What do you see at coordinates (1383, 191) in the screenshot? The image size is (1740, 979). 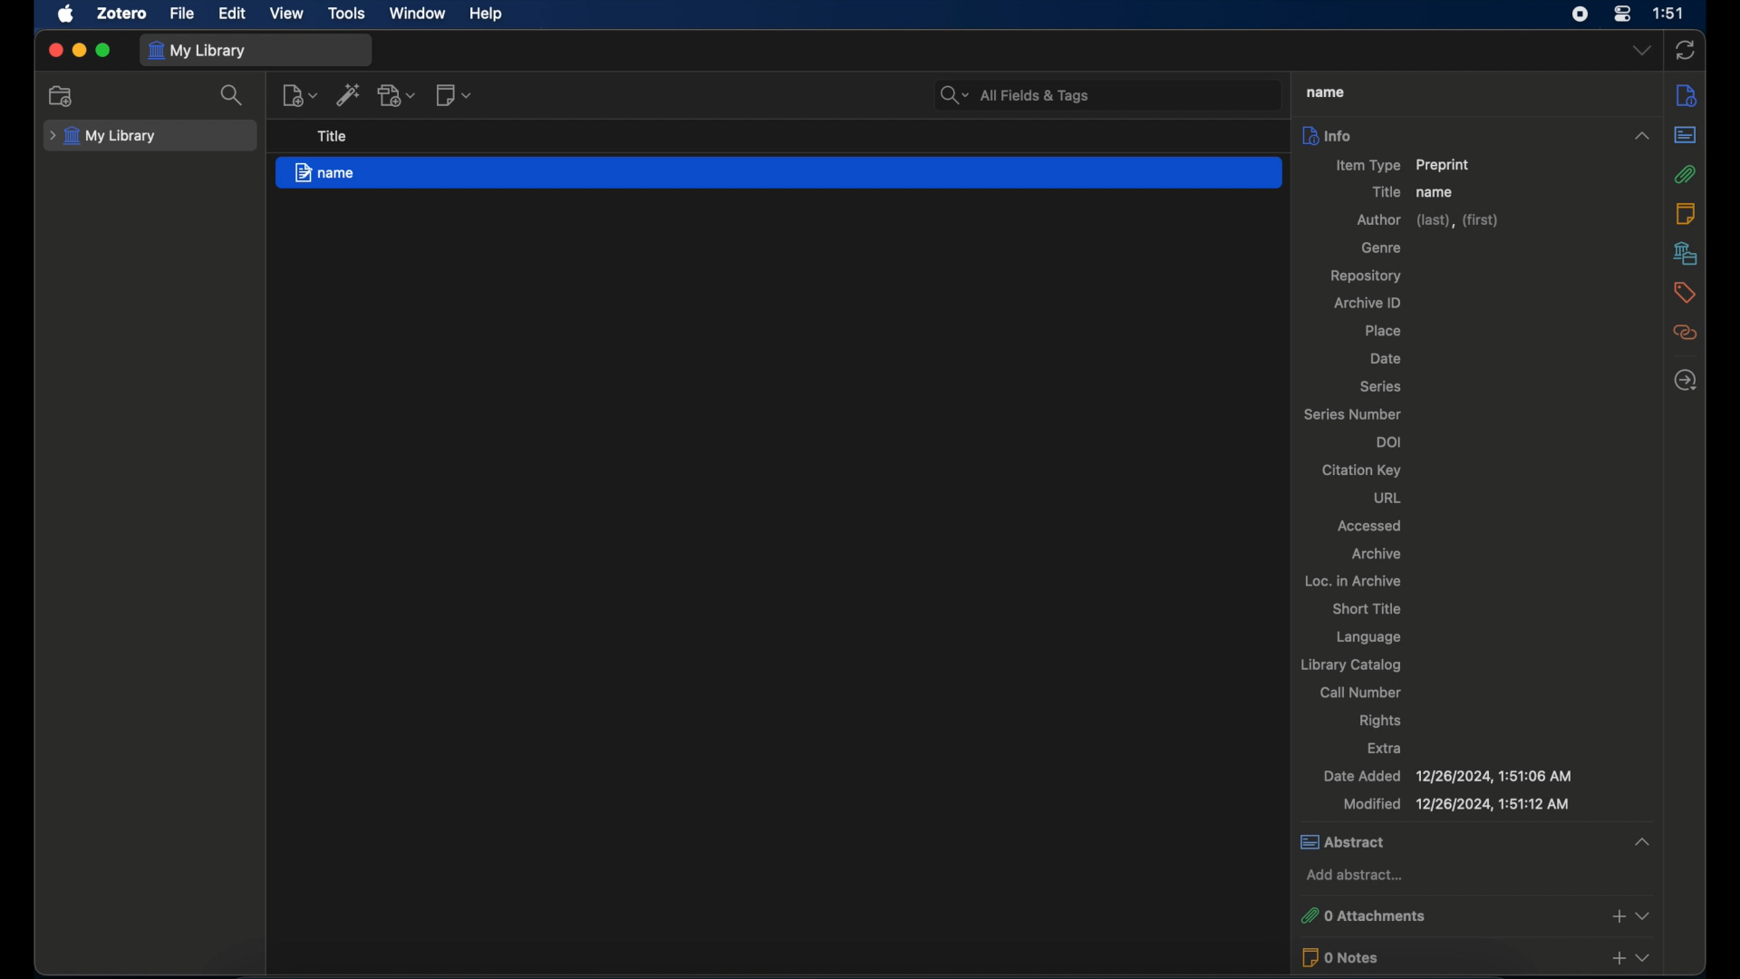 I see `title` at bounding box center [1383, 191].